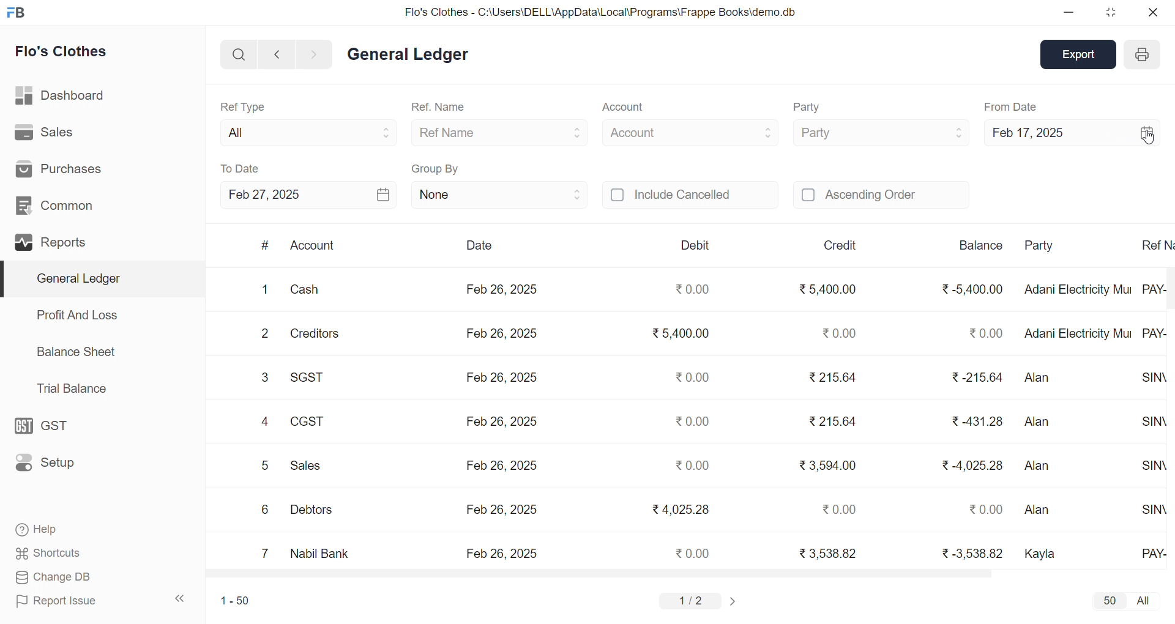 This screenshot has height=624, width=1175. What do you see at coordinates (1152, 12) in the screenshot?
I see `CLOSE` at bounding box center [1152, 12].